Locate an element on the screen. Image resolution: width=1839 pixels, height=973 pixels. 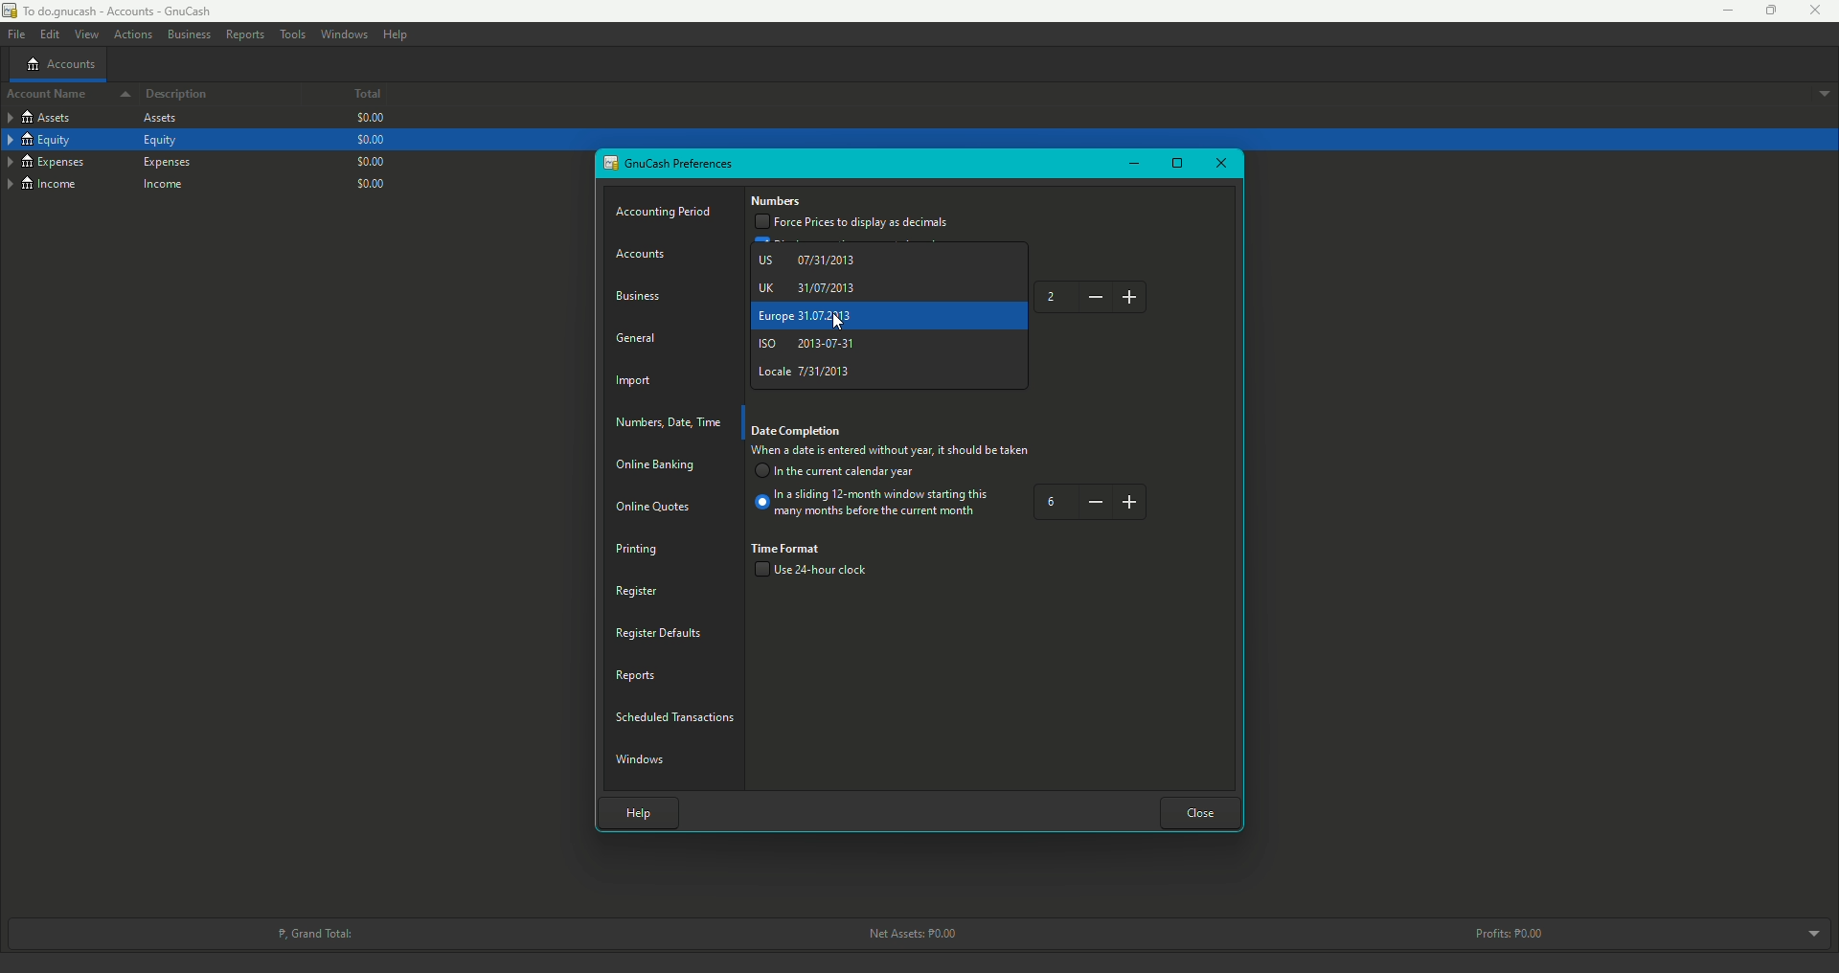
cursor is located at coordinates (838, 319).